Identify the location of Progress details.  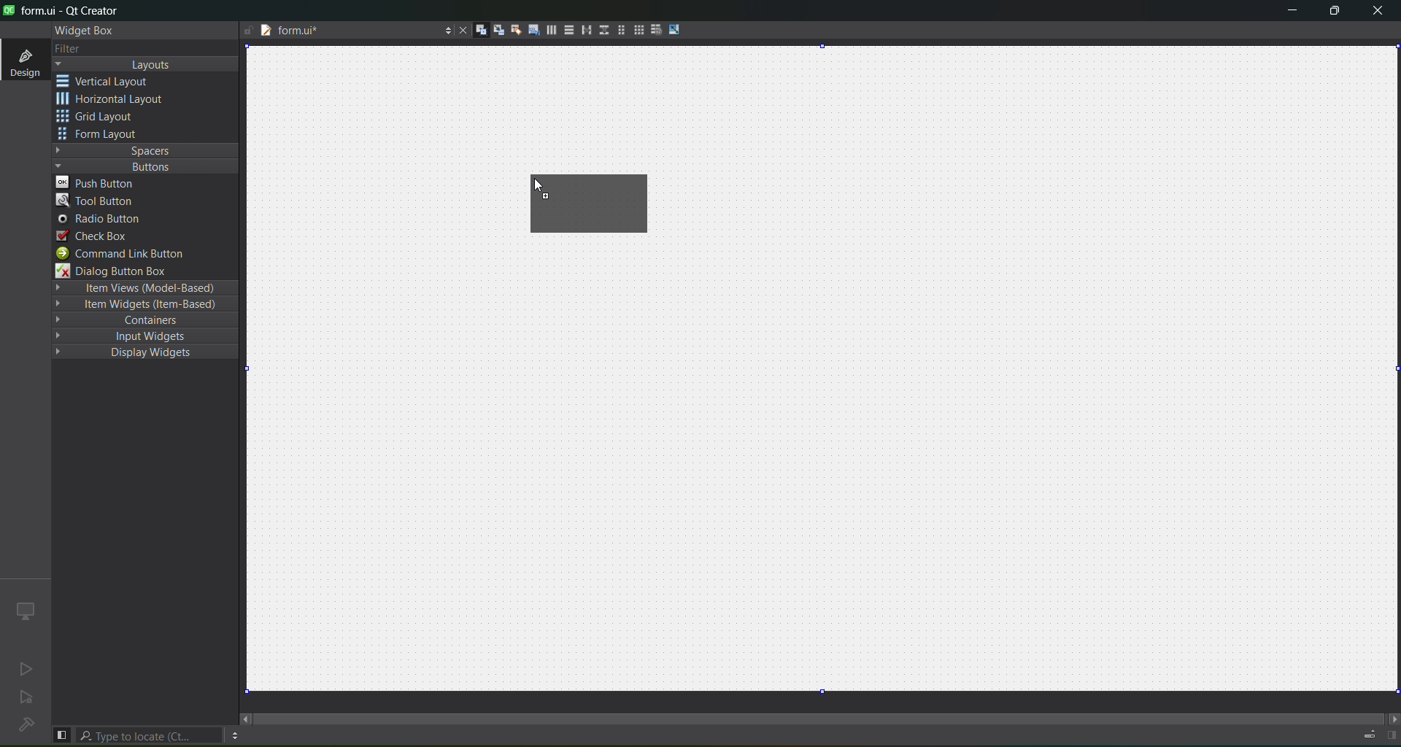
(1362, 732).